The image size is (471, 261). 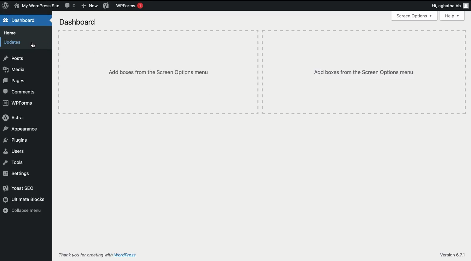 I want to click on Comment, so click(x=70, y=6).